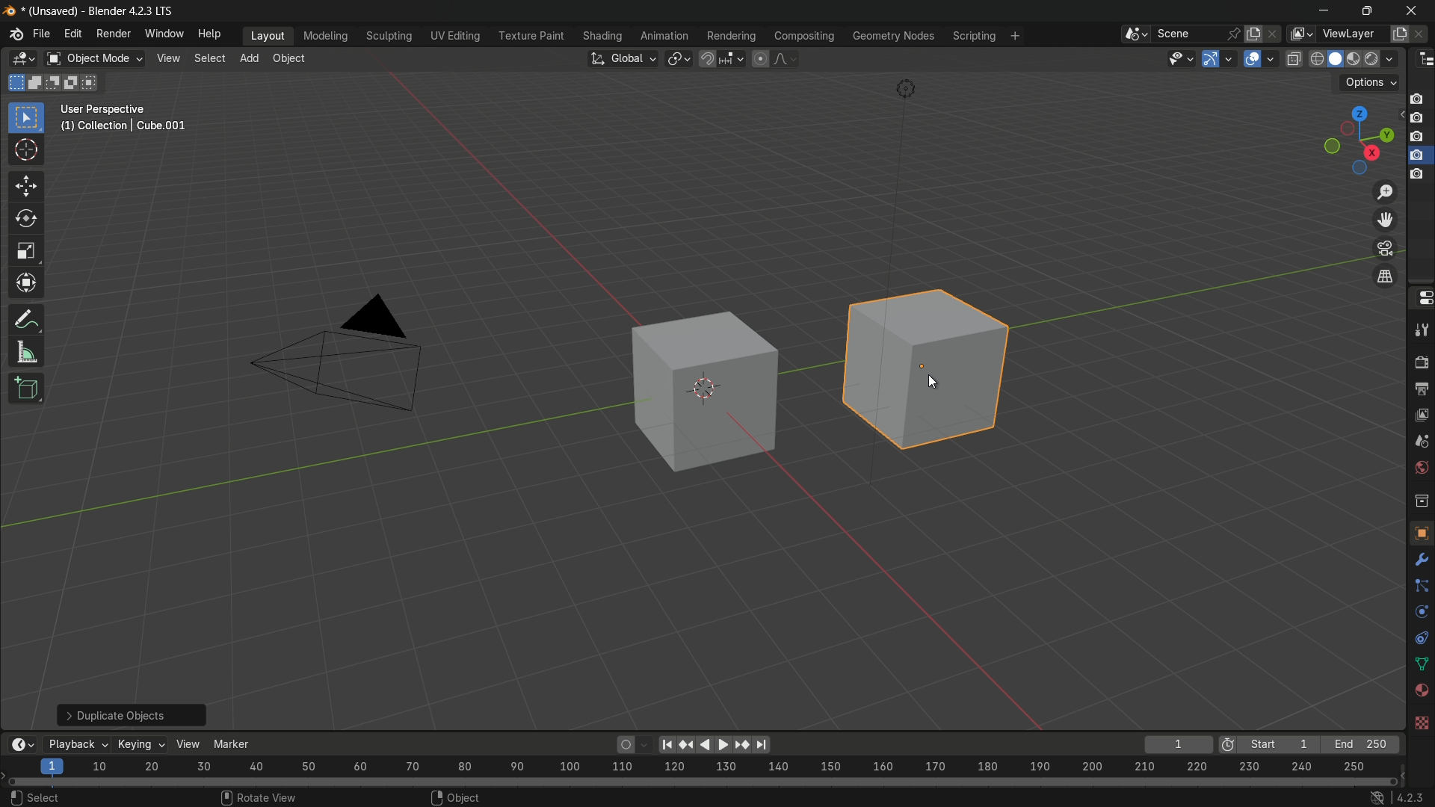  I want to click on toggle x-ray, so click(1294, 58).